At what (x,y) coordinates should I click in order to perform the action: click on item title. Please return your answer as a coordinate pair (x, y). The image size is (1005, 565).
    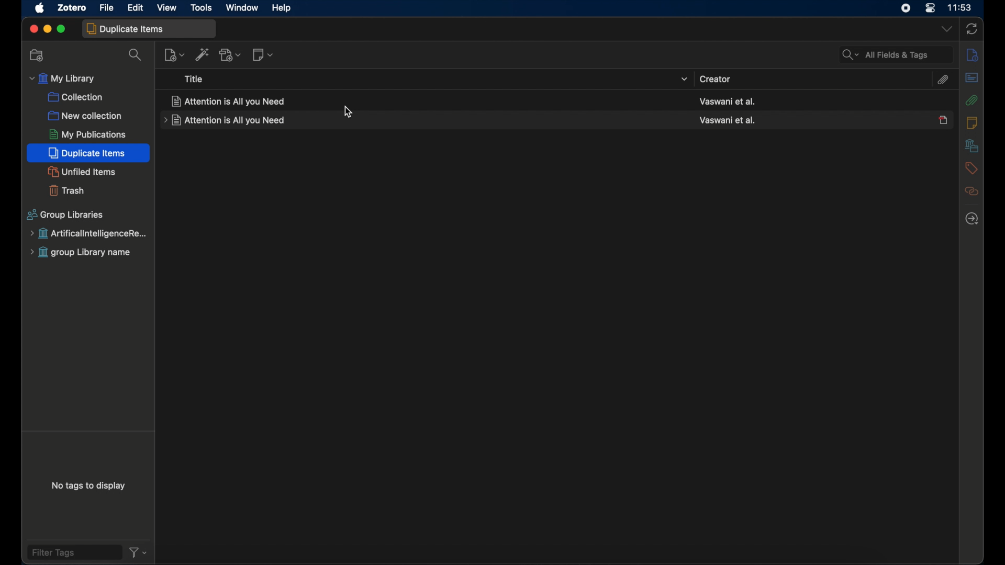
    Looking at the image, I should click on (231, 101).